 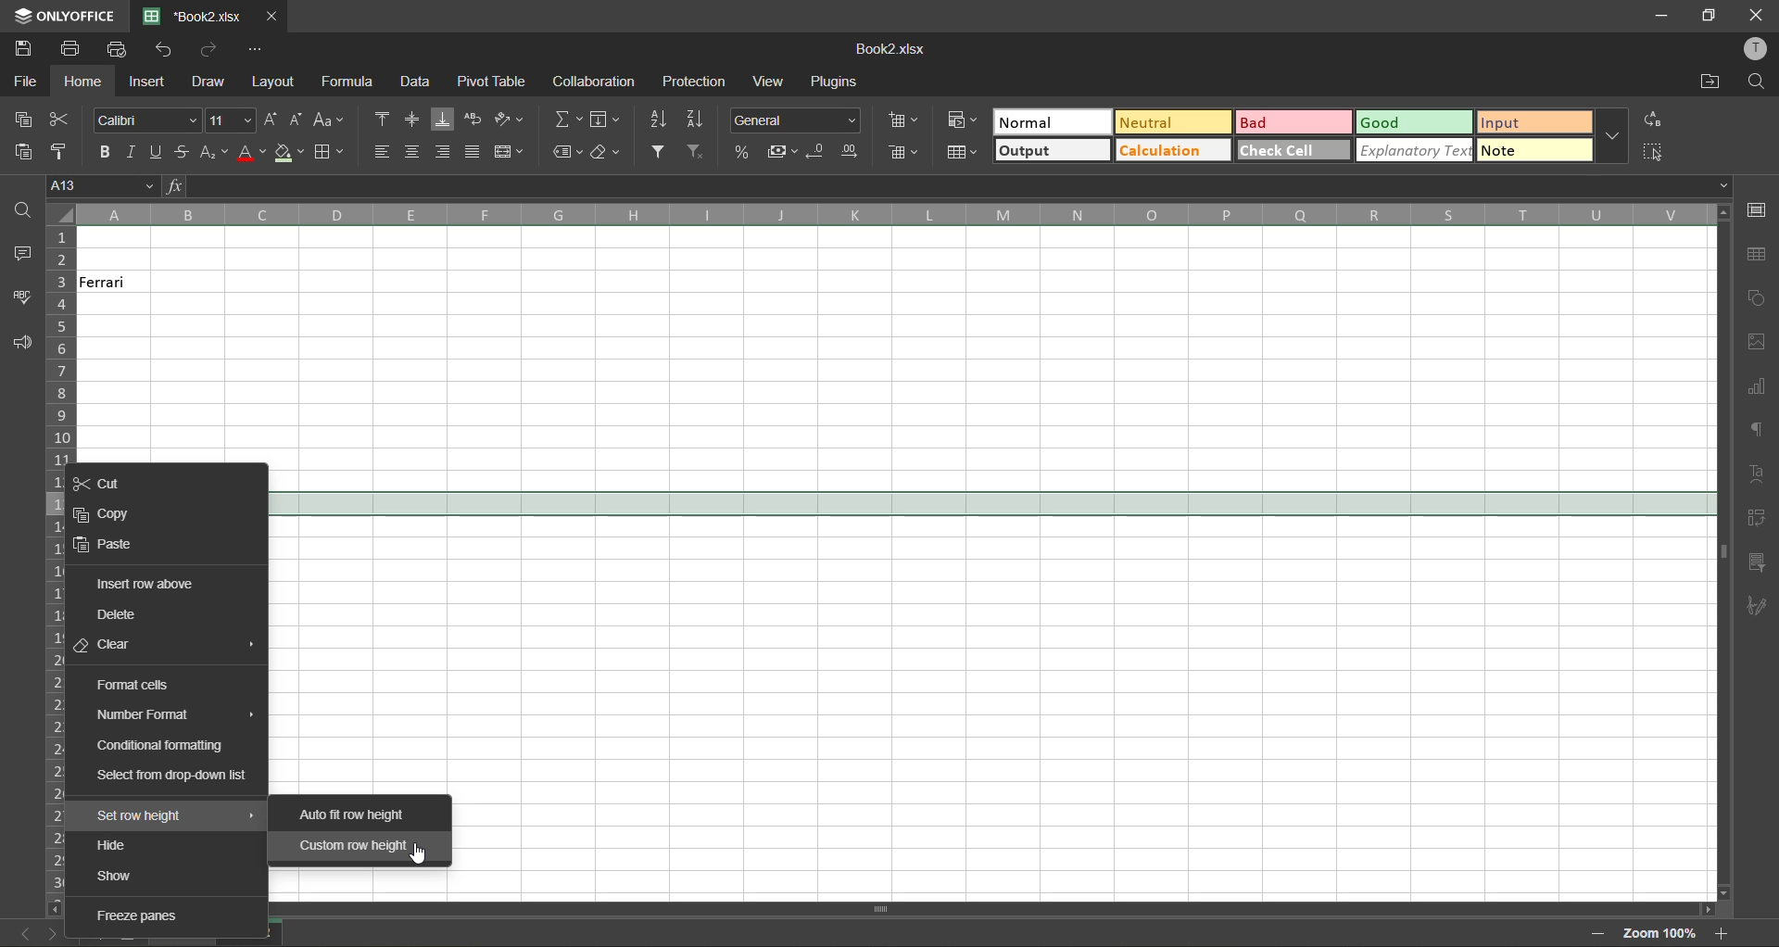 I want to click on clear filter, so click(x=698, y=154).